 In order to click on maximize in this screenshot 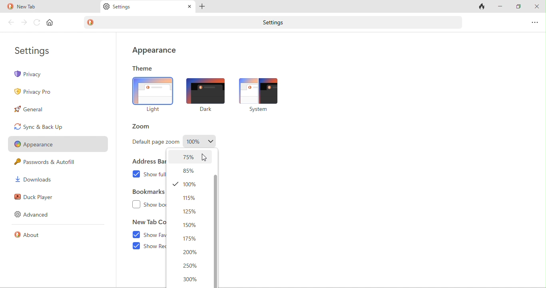, I will do `click(518, 6)`.